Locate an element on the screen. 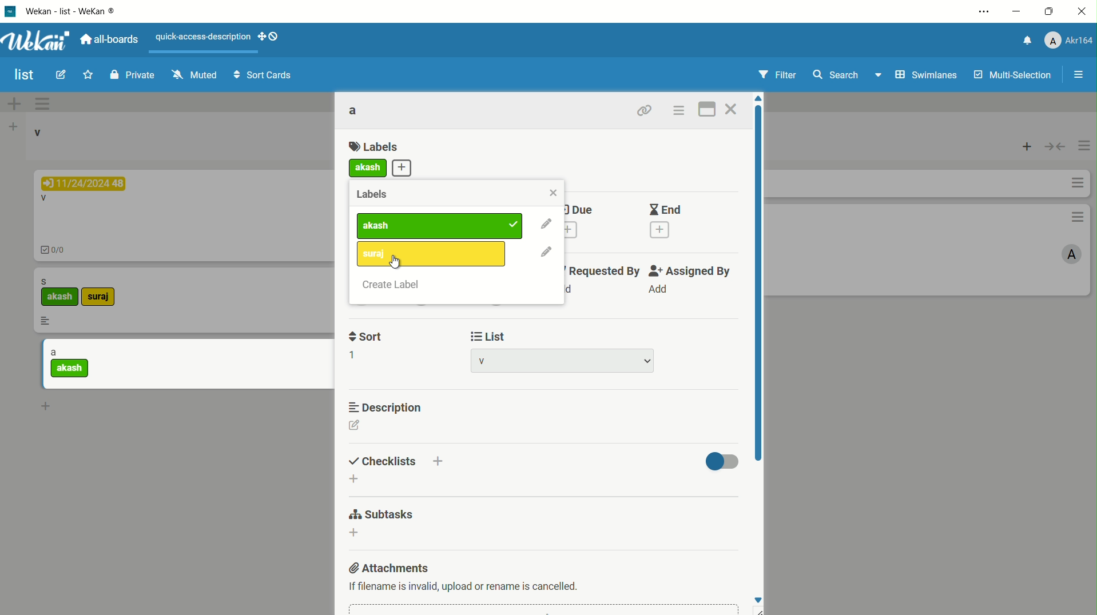 The image size is (1097, 615). app logo is located at coordinates (37, 39).